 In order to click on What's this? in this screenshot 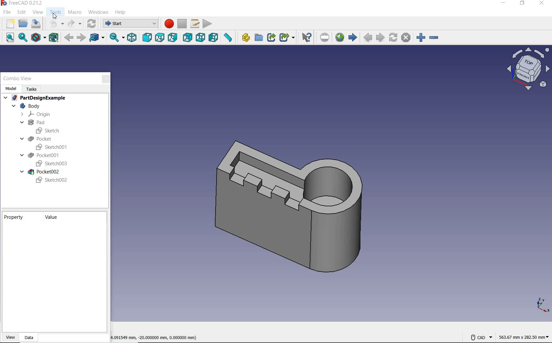, I will do `click(306, 37)`.